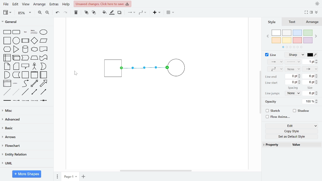  What do you see at coordinates (26, 110) in the screenshot?
I see `misc` at bounding box center [26, 110].